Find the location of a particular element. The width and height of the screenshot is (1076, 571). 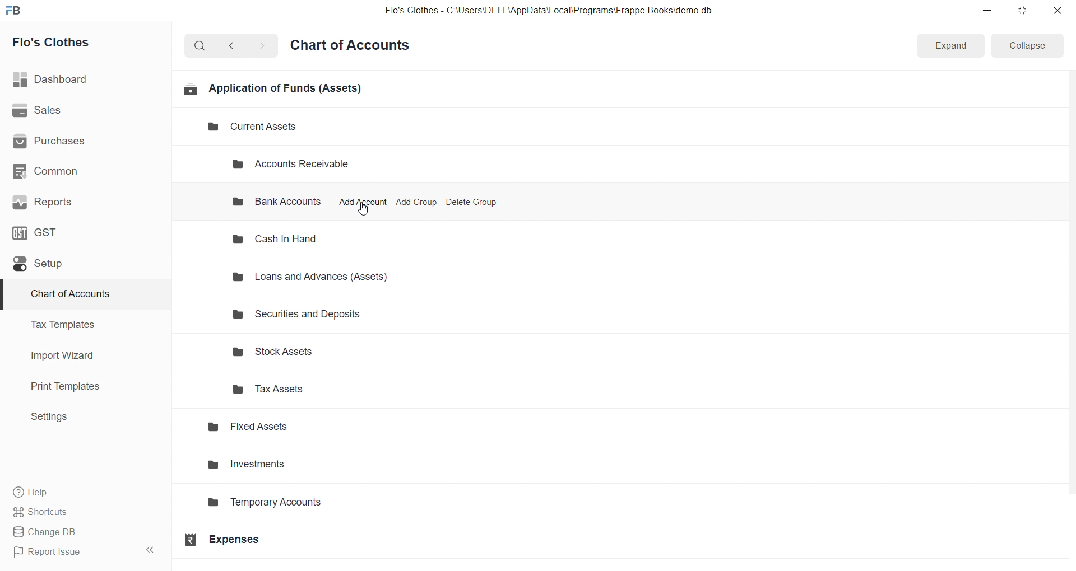

Shortcuts is located at coordinates (82, 511).